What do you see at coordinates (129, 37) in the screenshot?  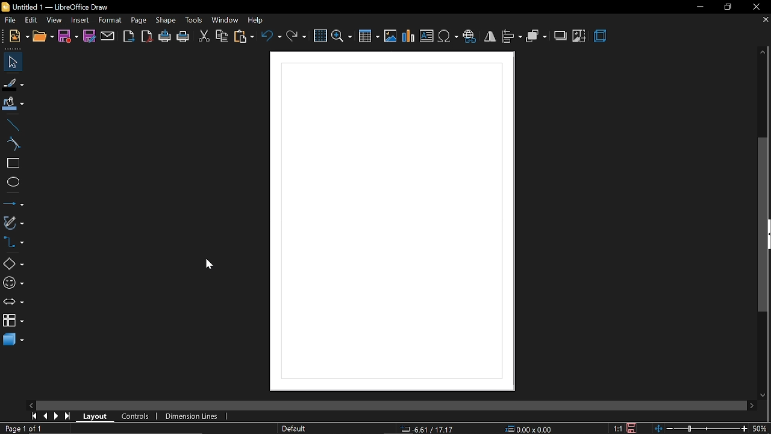 I see `export` at bounding box center [129, 37].